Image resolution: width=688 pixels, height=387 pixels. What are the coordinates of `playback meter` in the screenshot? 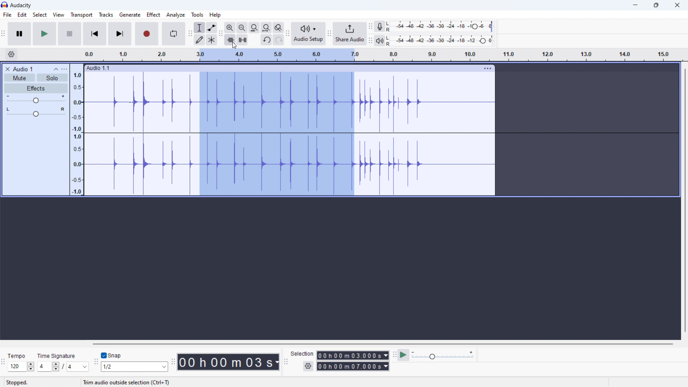 It's located at (381, 41).